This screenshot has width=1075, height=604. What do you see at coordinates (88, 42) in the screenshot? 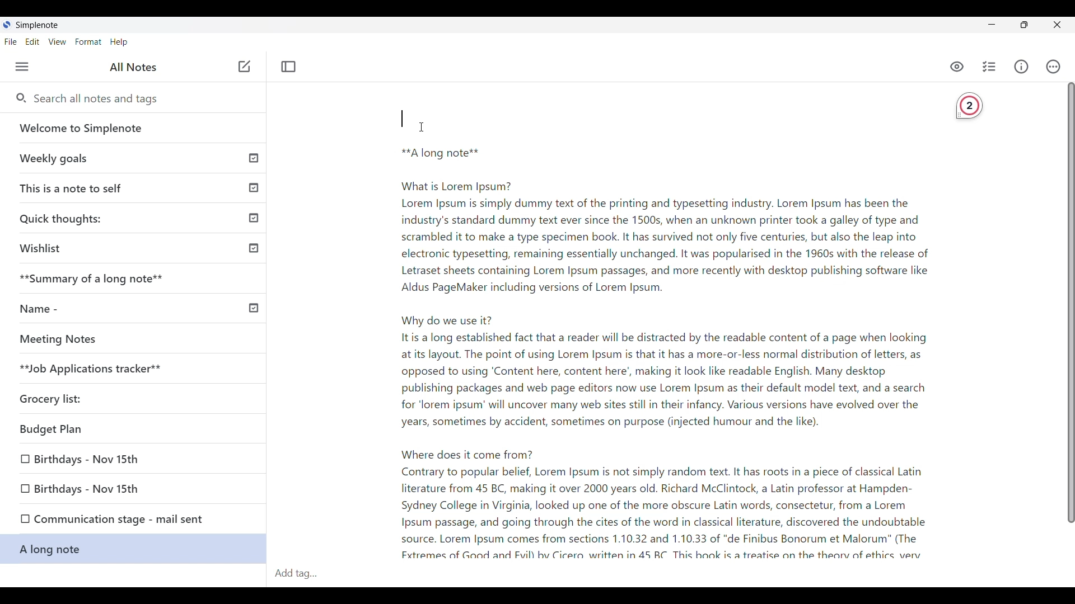
I see `Format` at bounding box center [88, 42].